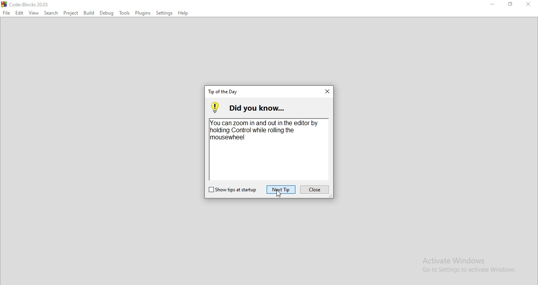 The height and width of the screenshot is (285, 538). I want to click on Tools , so click(124, 12).